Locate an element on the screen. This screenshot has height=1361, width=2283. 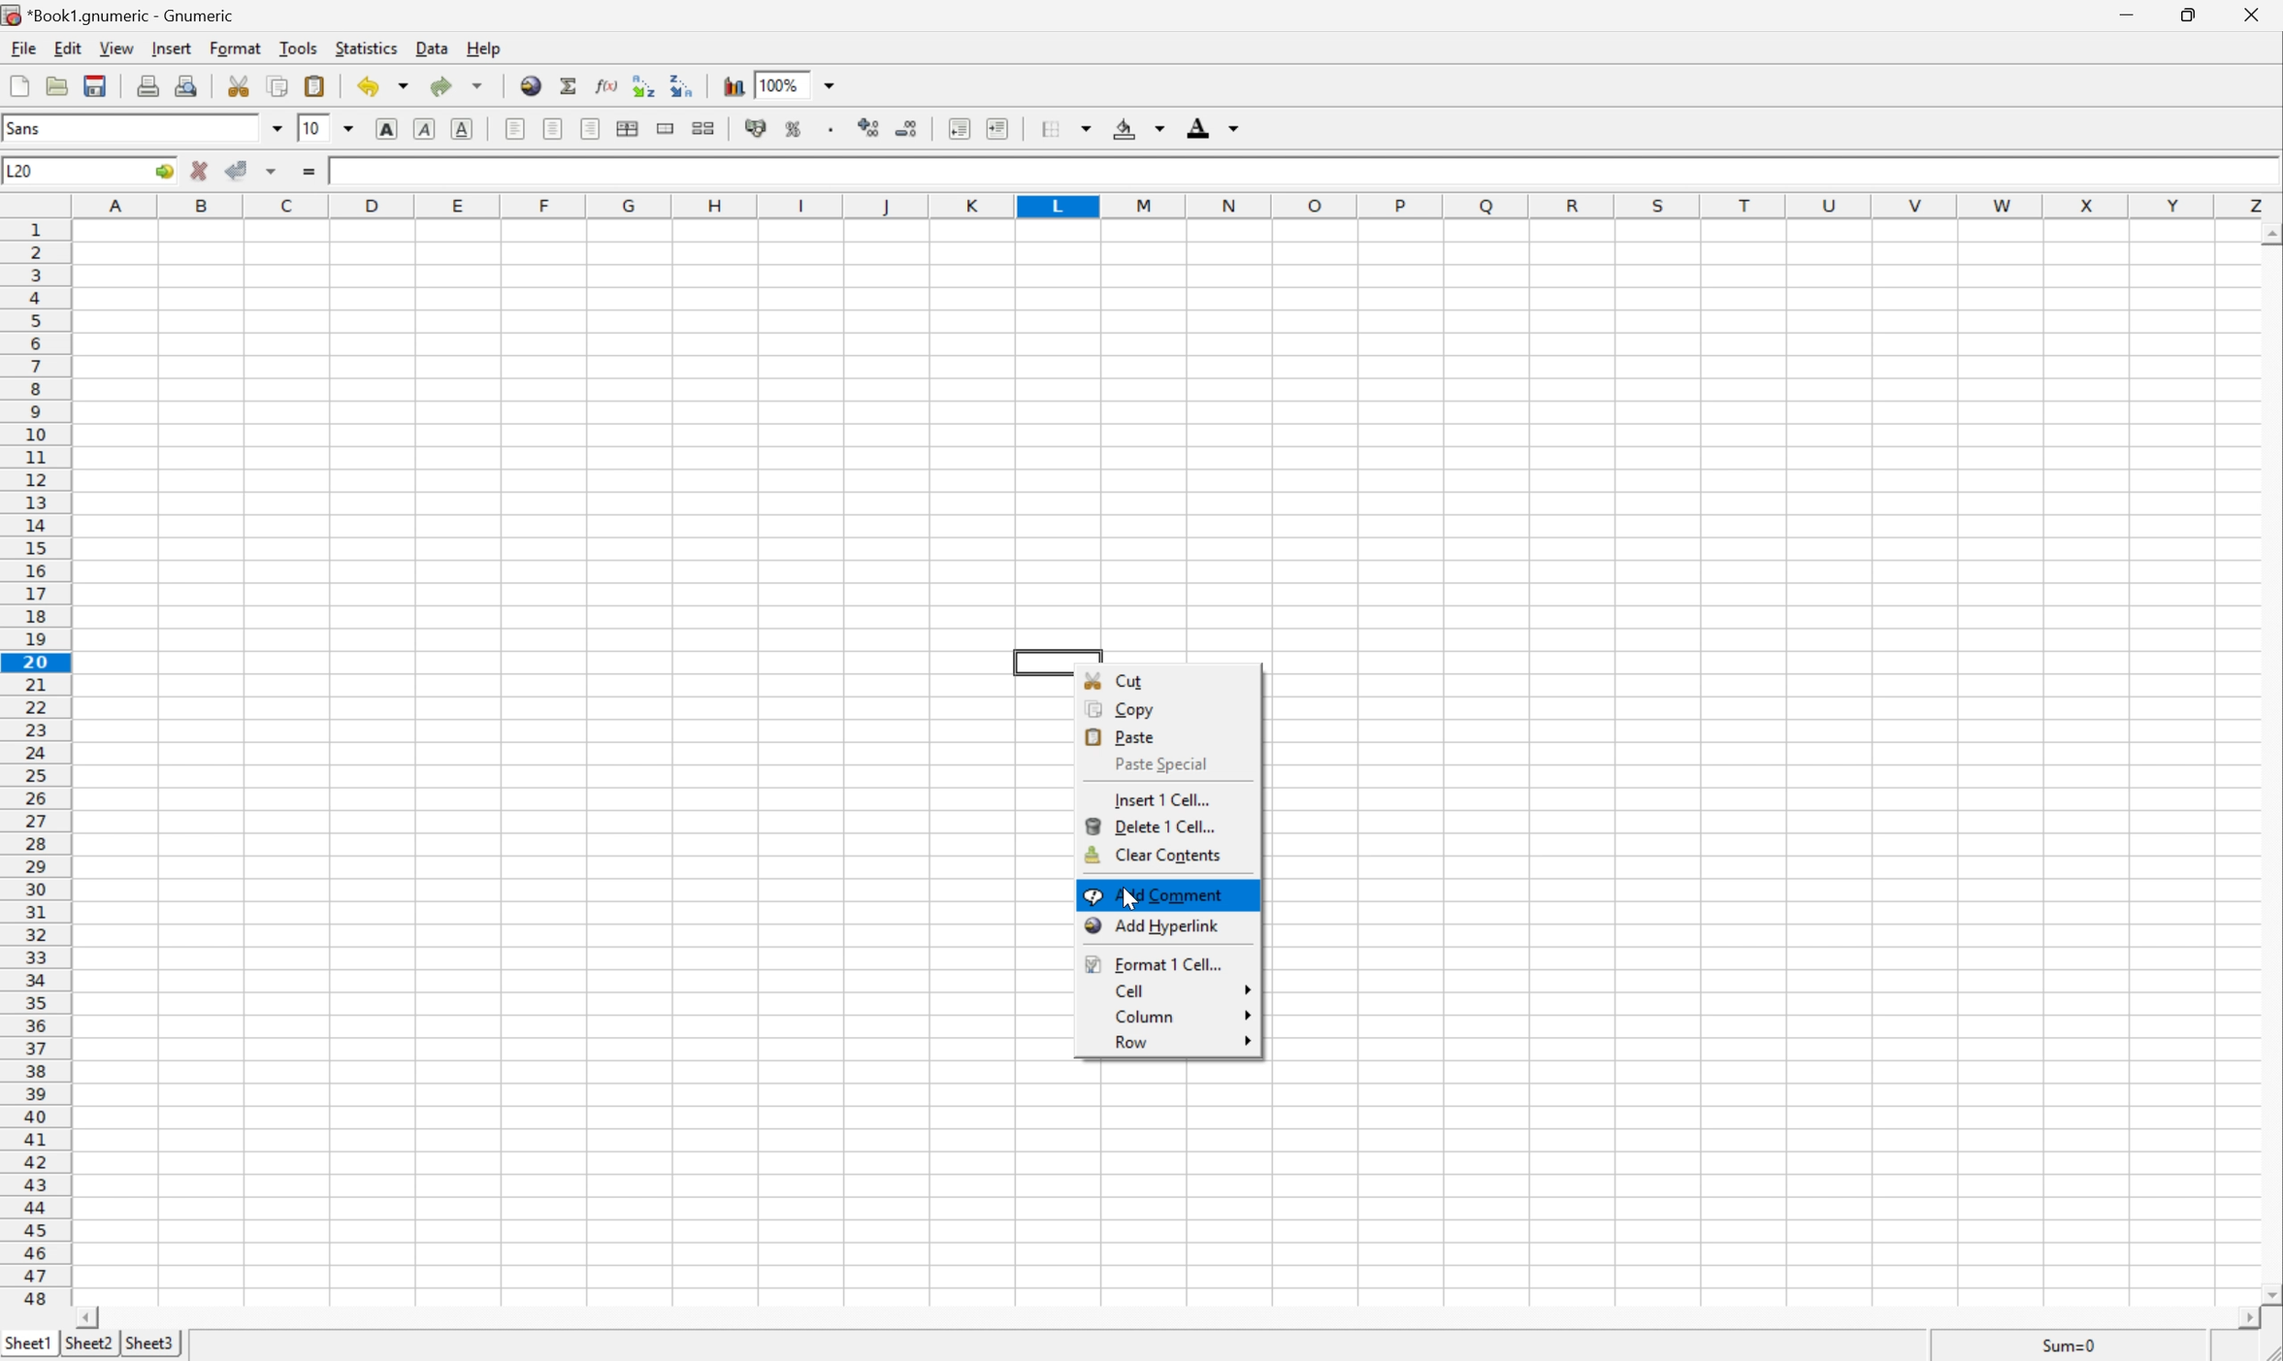
Center Horizontally is located at coordinates (554, 129).